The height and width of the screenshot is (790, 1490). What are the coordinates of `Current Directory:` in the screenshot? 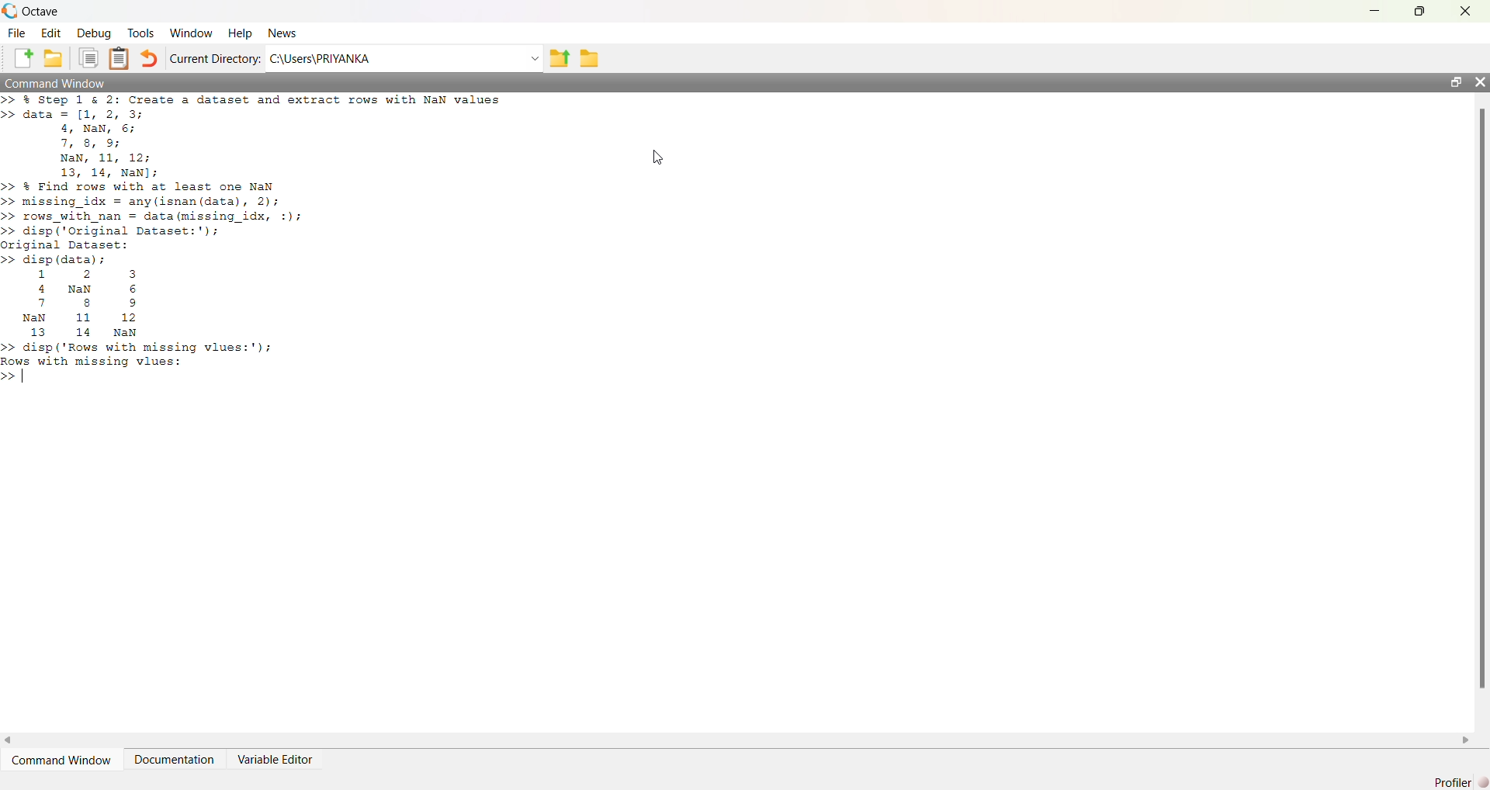 It's located at (216, 58).